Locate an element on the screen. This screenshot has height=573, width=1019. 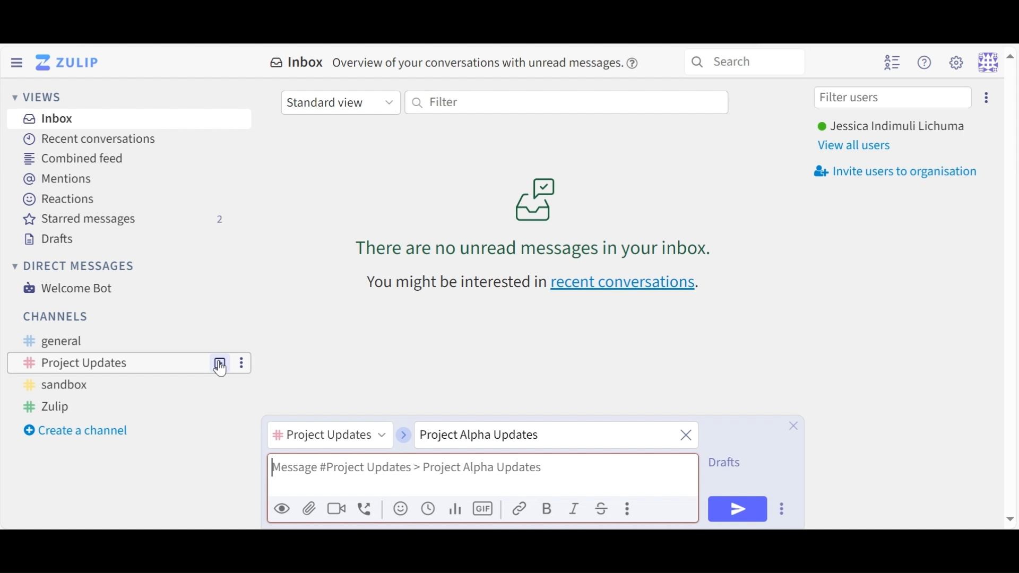
Cursor is located at coordinates (222, 372).